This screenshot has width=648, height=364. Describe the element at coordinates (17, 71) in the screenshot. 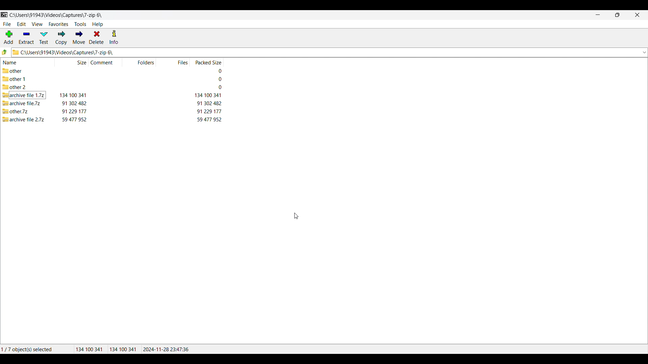

I see `other ` at that location.